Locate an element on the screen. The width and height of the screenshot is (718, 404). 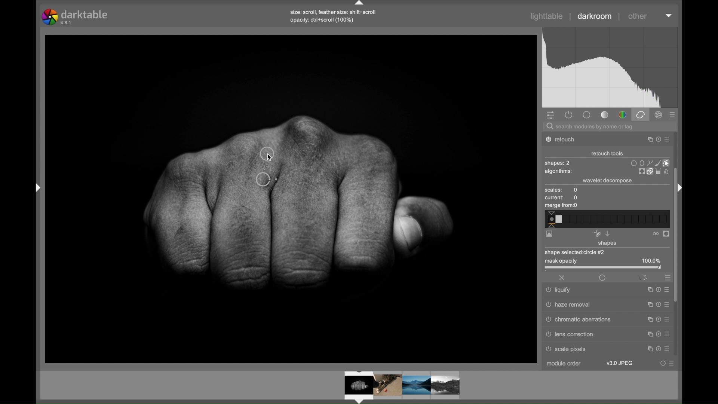
maximize is located at coordinates (648, 304).